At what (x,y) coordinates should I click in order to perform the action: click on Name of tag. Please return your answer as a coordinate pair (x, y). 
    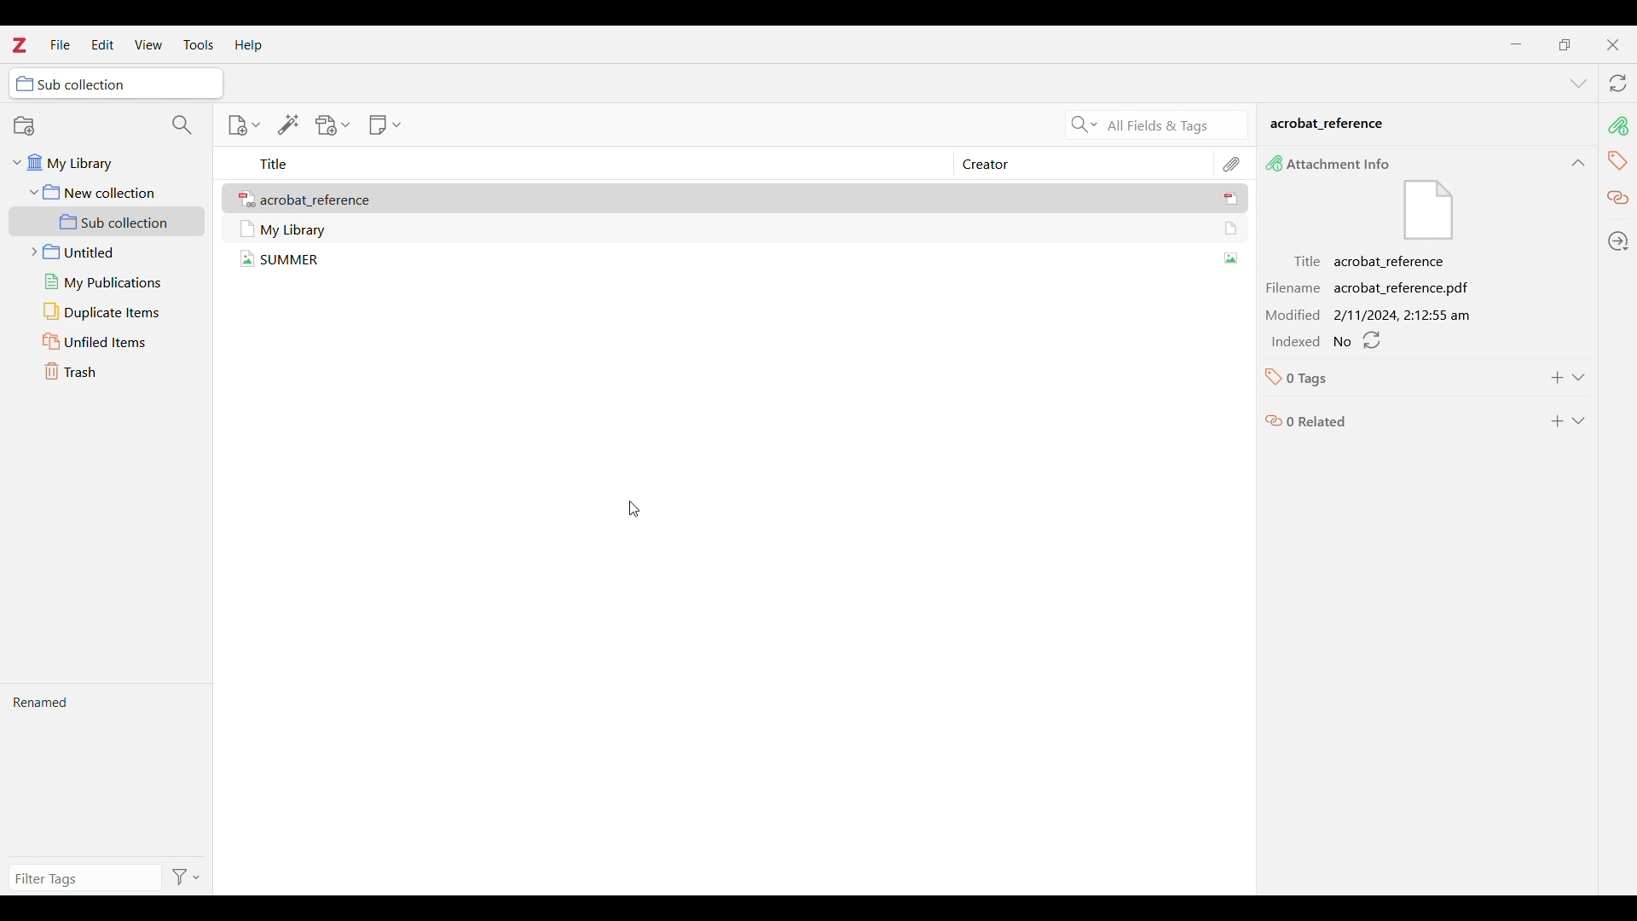
    Looking at the image, I should click on (1312, 377).